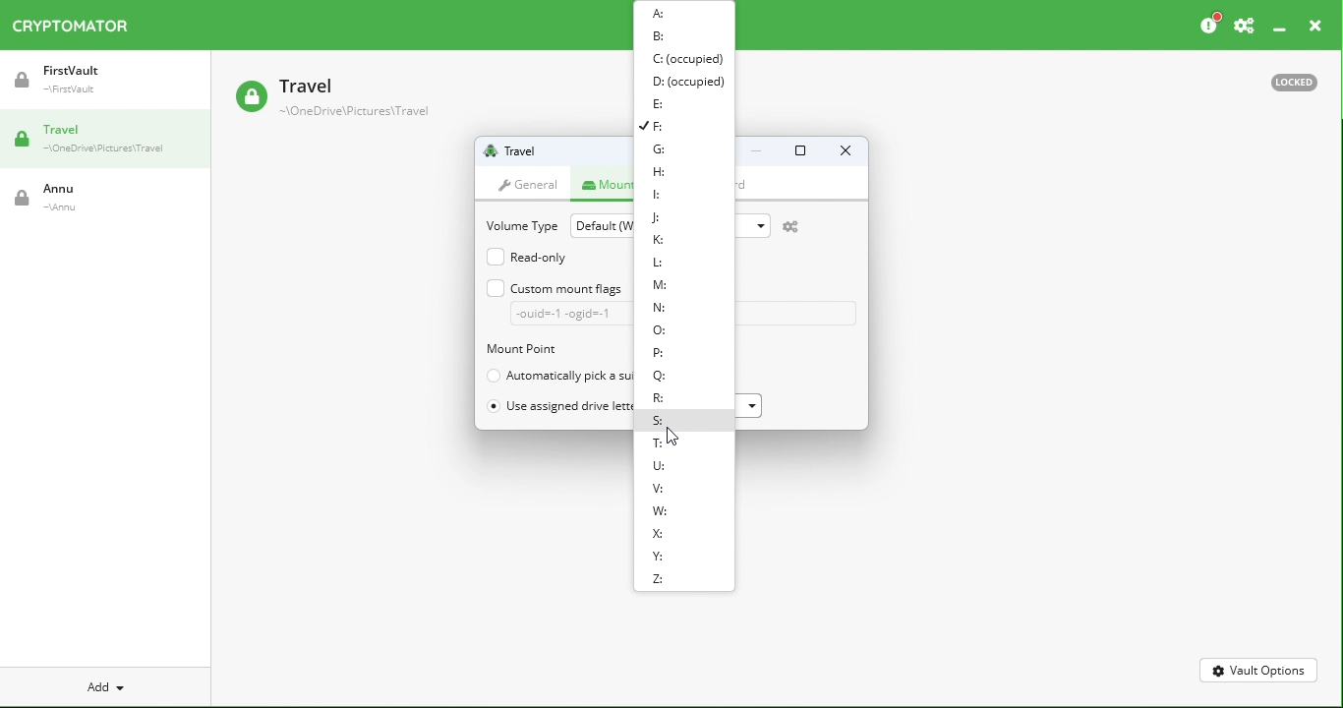 This screenshot has height=708, width=1343. I want to click on Annu, so click(62, 202).